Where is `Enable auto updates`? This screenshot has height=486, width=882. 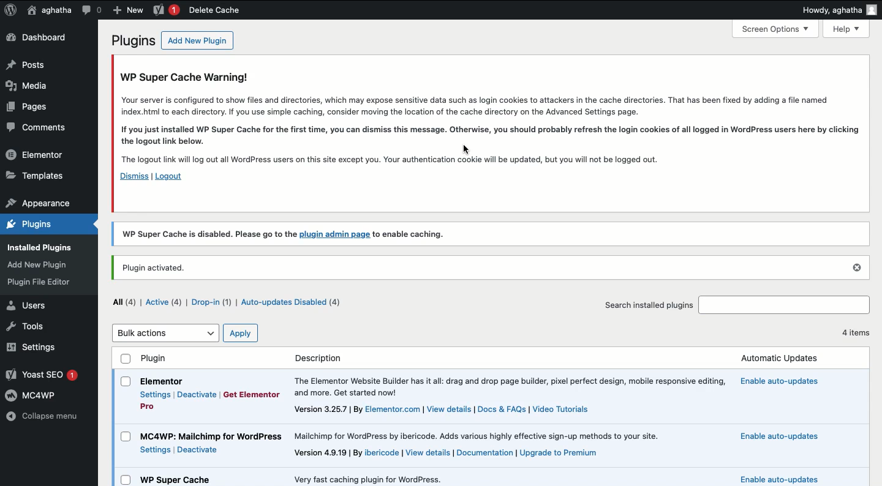
Enable auto updates is located at coordinates (794, 477).